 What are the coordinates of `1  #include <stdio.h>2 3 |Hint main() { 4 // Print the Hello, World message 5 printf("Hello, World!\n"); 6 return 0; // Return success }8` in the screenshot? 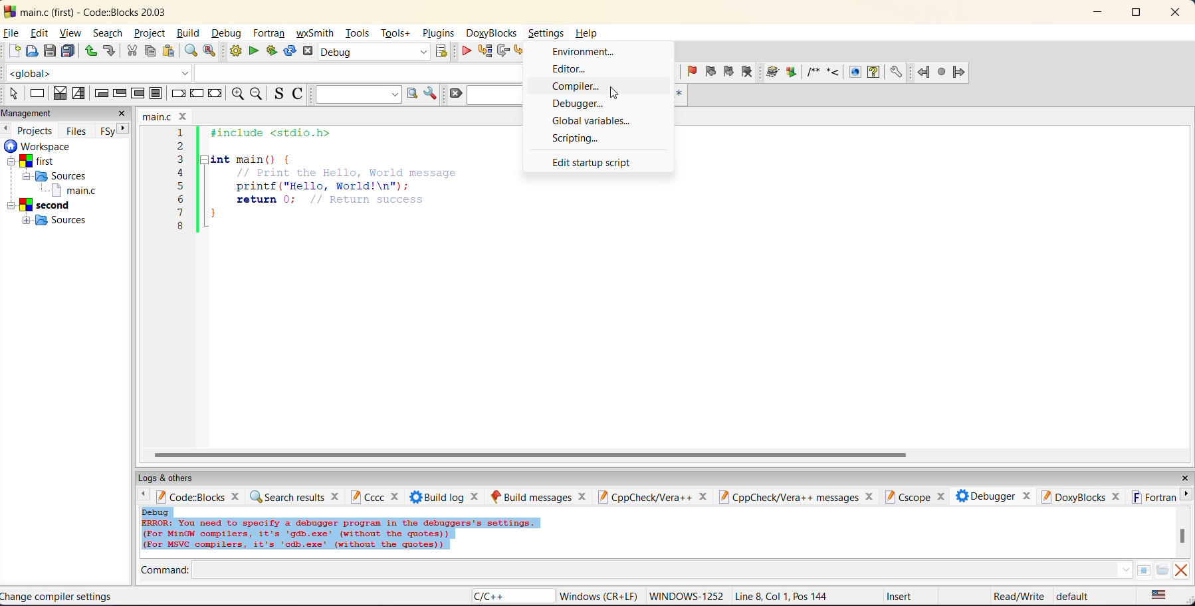 It's located at (346, 190).